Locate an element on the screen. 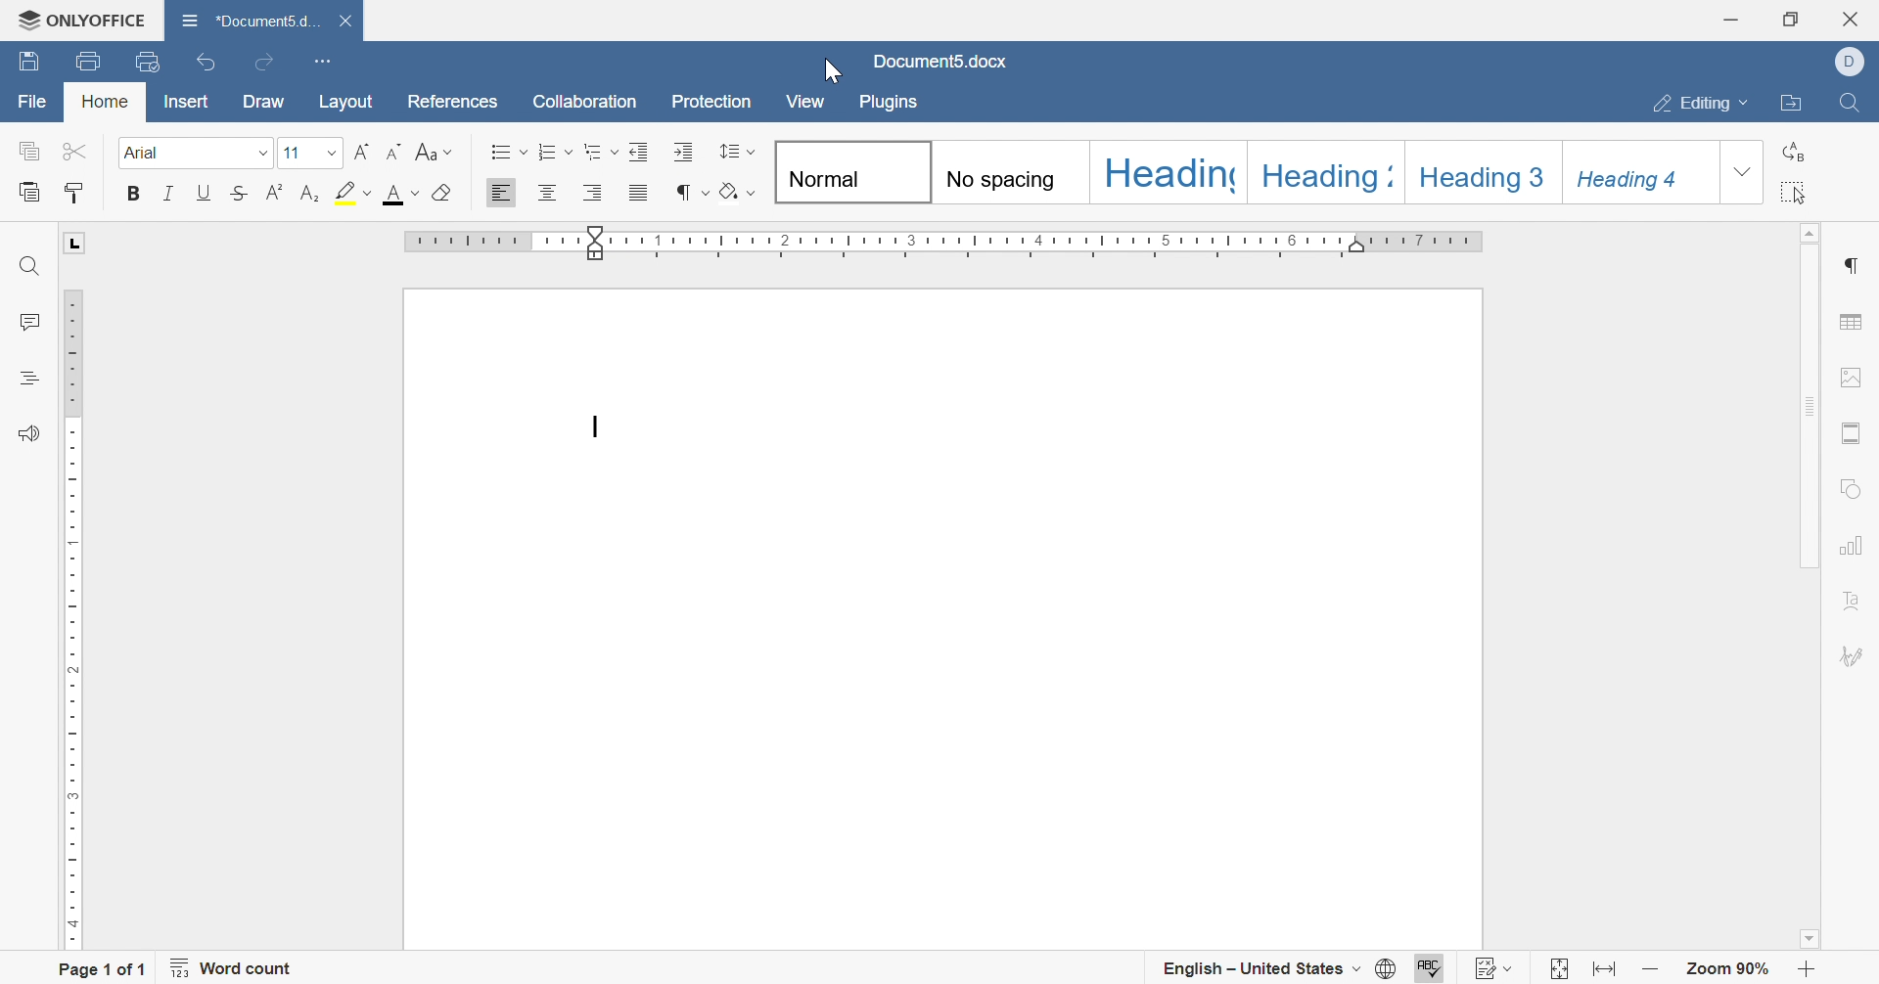  zoom in is located at coordinates (1807, 970).